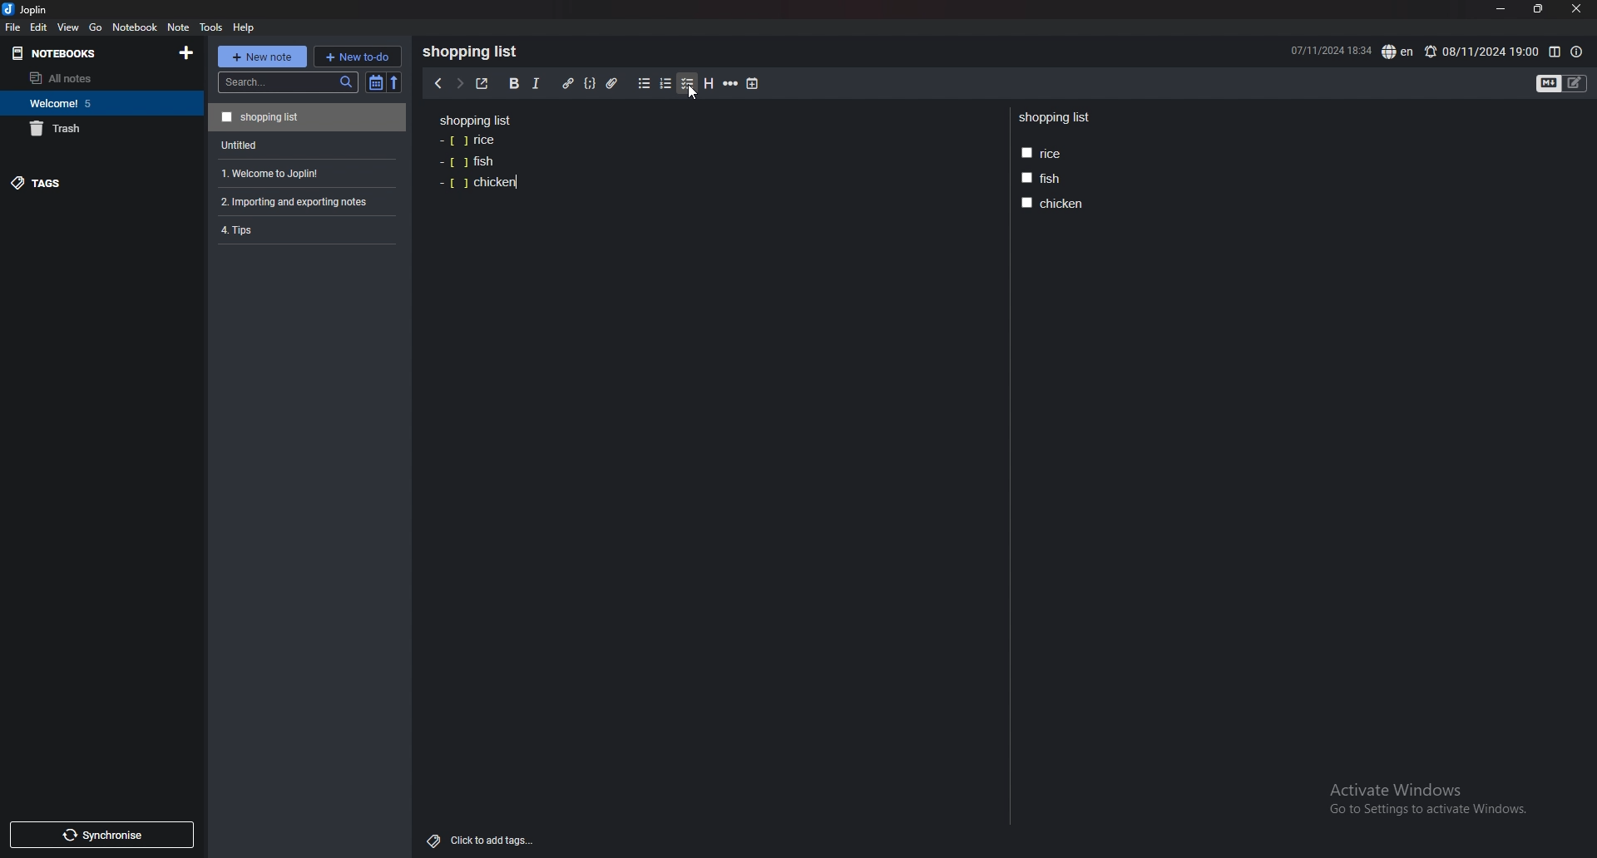 Image resolution: width=1597 pixels, height=858 pixels. What do you see at coordinates (1056, 118) in the screenshot?
I see `Shopping list` at bounding box center [1056, 118].